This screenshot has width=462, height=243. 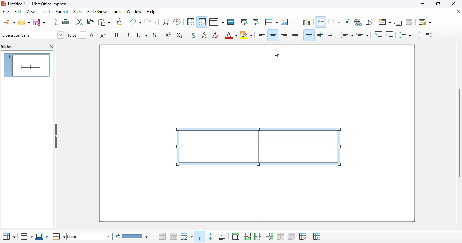 What do you see at coordinates (430, 35) in the screenshot?
I see `decrease paragraph spacing` at bounding box center [430, 35].